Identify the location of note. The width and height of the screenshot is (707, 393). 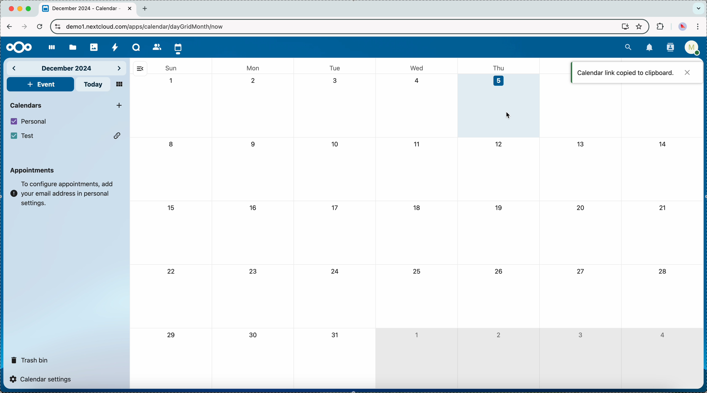
(62, 191).